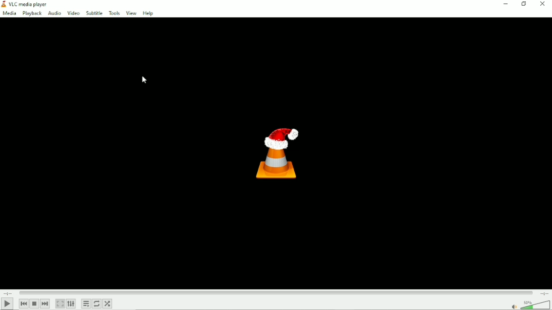  I want to click on Play, so click(6, 304).